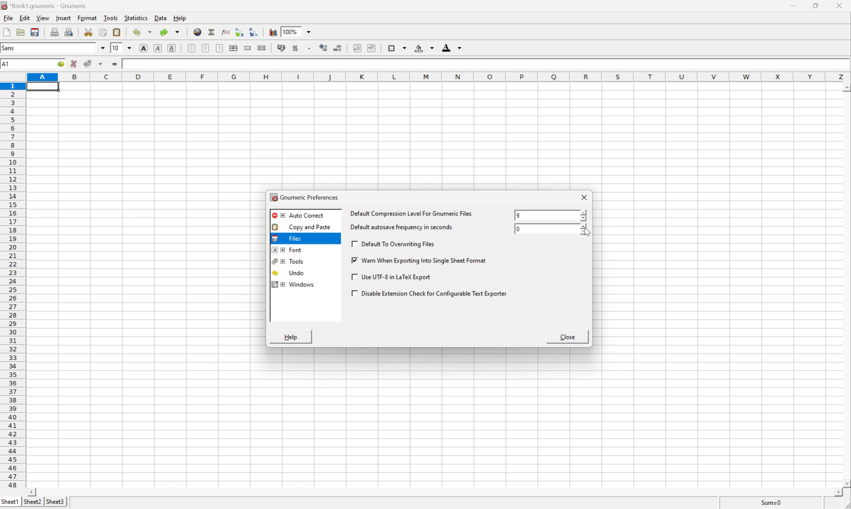 Image resolution: width=851 pixels, height=509 pixels. What do you see at coordinates (55, 504) in the screenshot?
I see `sheet3` at bounding box center [55, 504].